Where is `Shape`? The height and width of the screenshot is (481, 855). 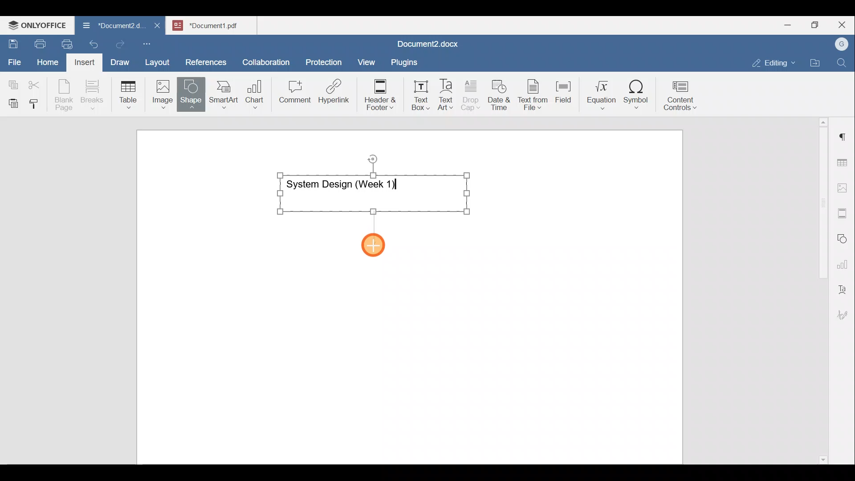 Shape is located at coordinates (192, 90).